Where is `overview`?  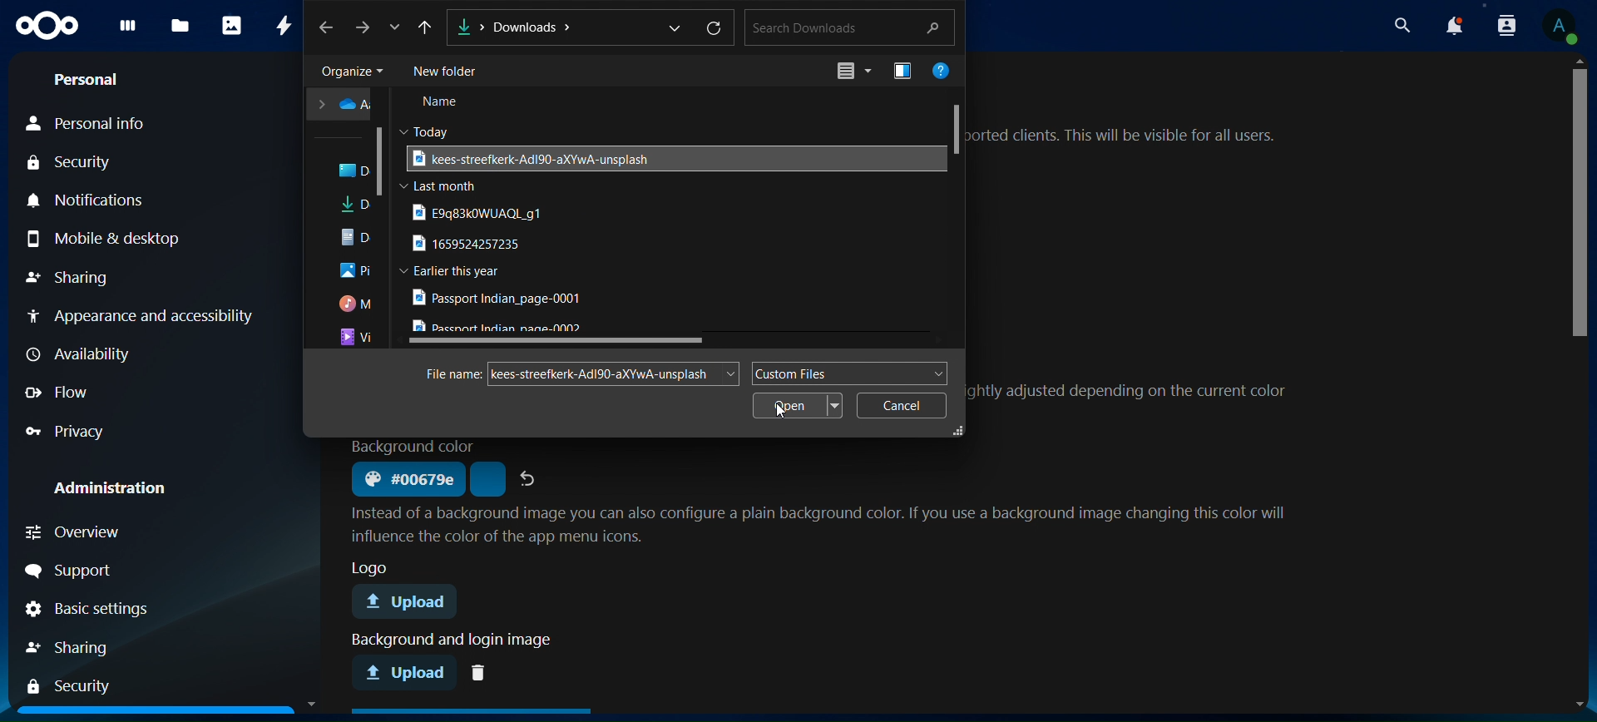 overview is located at coordinates (89, 531).